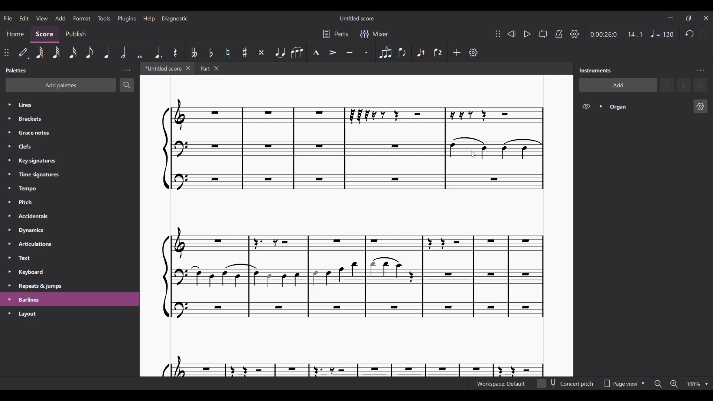 The image size is (713, 401). What do you see at coordinates (420, 52) in the screenshot?
I see `Voice 1` at bounding box center [420, 52].